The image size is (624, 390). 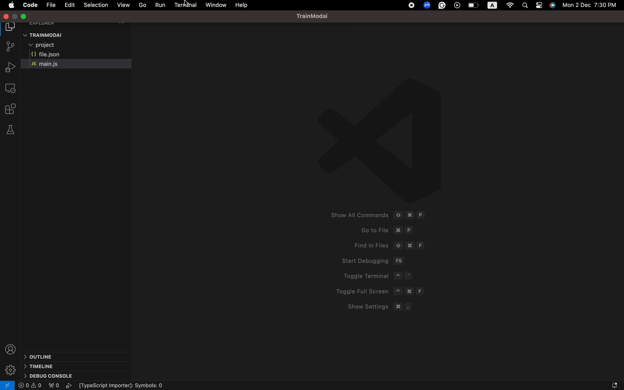 I want to click on close, so click(x=6, y=17).